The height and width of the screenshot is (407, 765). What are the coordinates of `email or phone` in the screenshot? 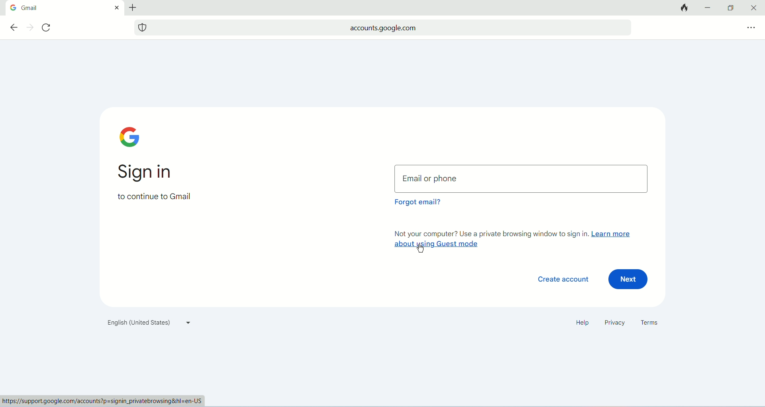 It's located at (522, 178).